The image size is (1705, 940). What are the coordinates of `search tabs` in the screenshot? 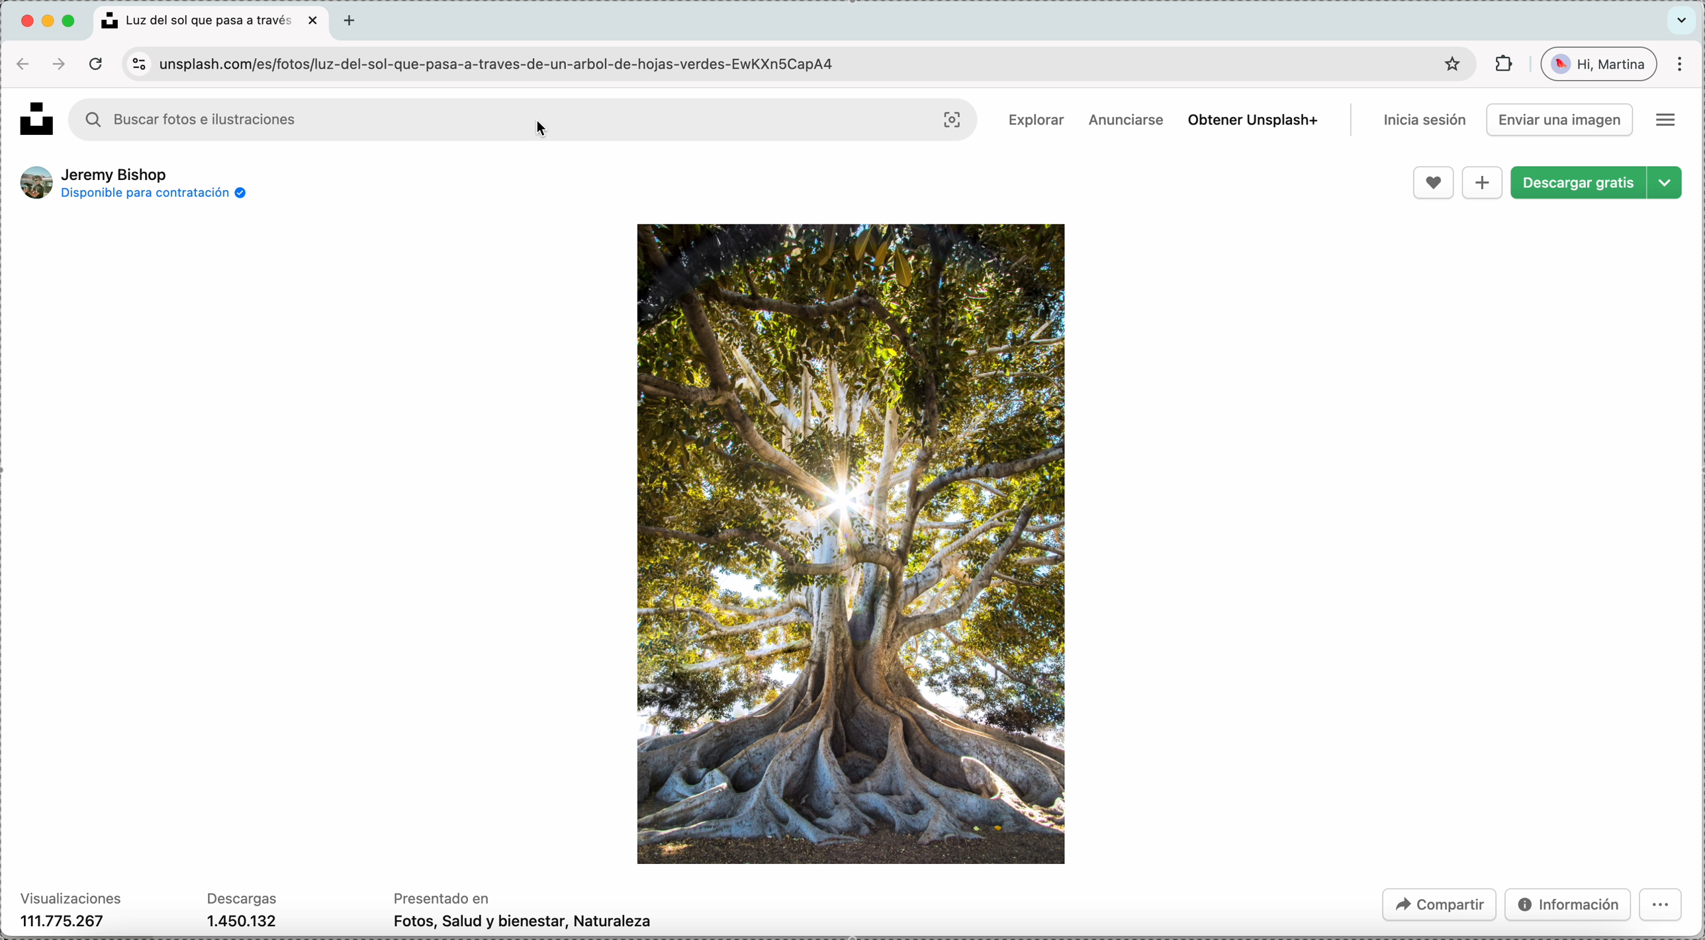 It's located at (1684, 17).